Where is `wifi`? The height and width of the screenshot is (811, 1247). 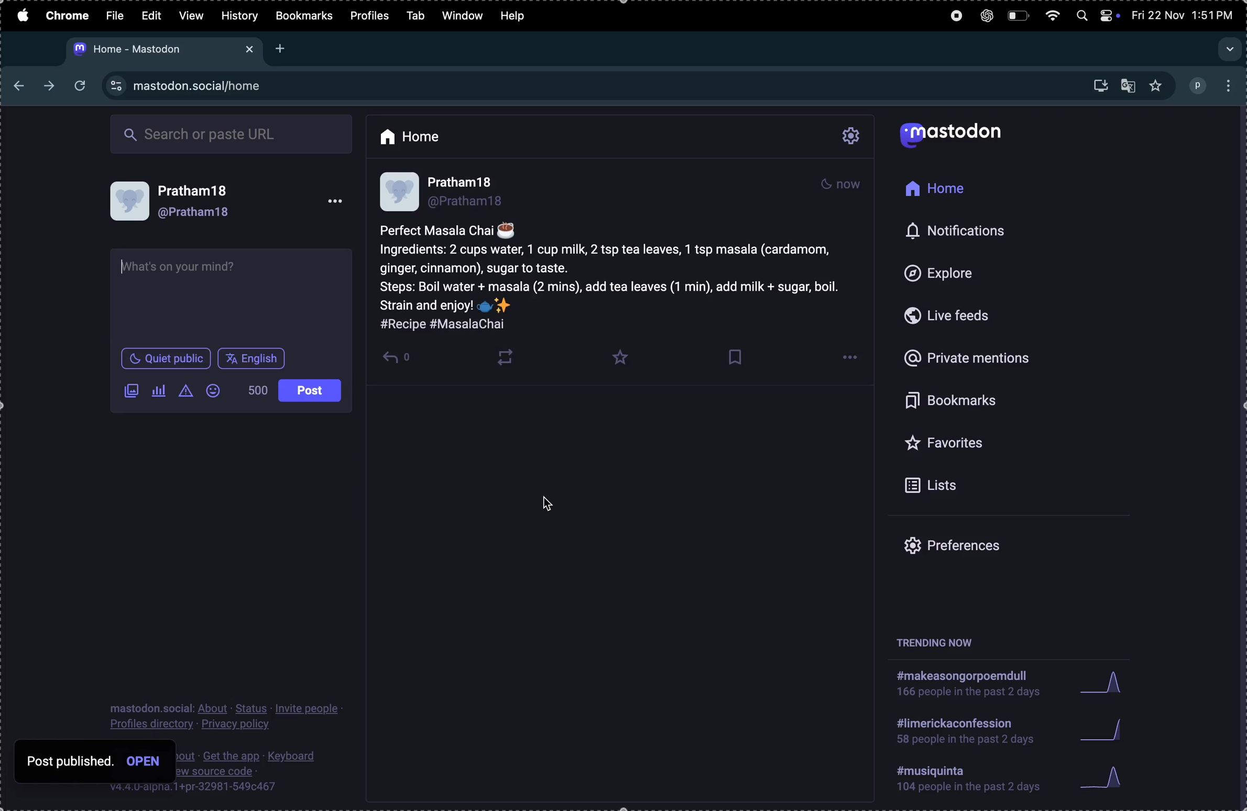 wifi is located at coordinates (1051, 16).